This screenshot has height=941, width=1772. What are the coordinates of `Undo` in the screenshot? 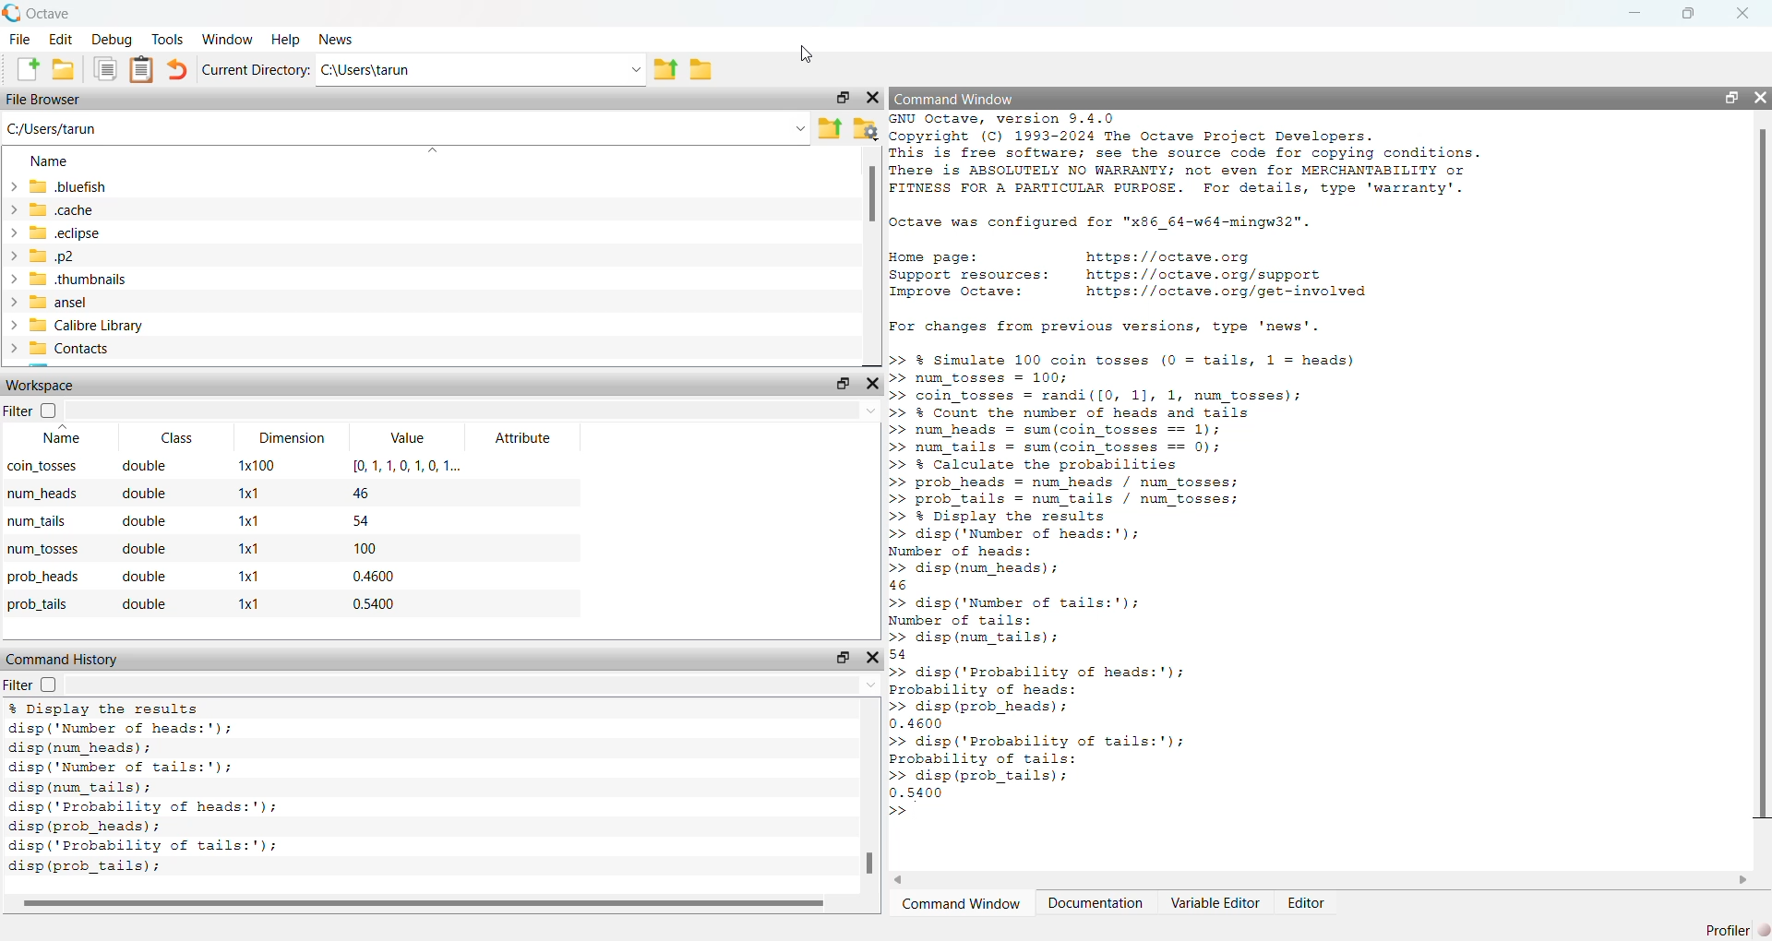 It's located at (176, 69).